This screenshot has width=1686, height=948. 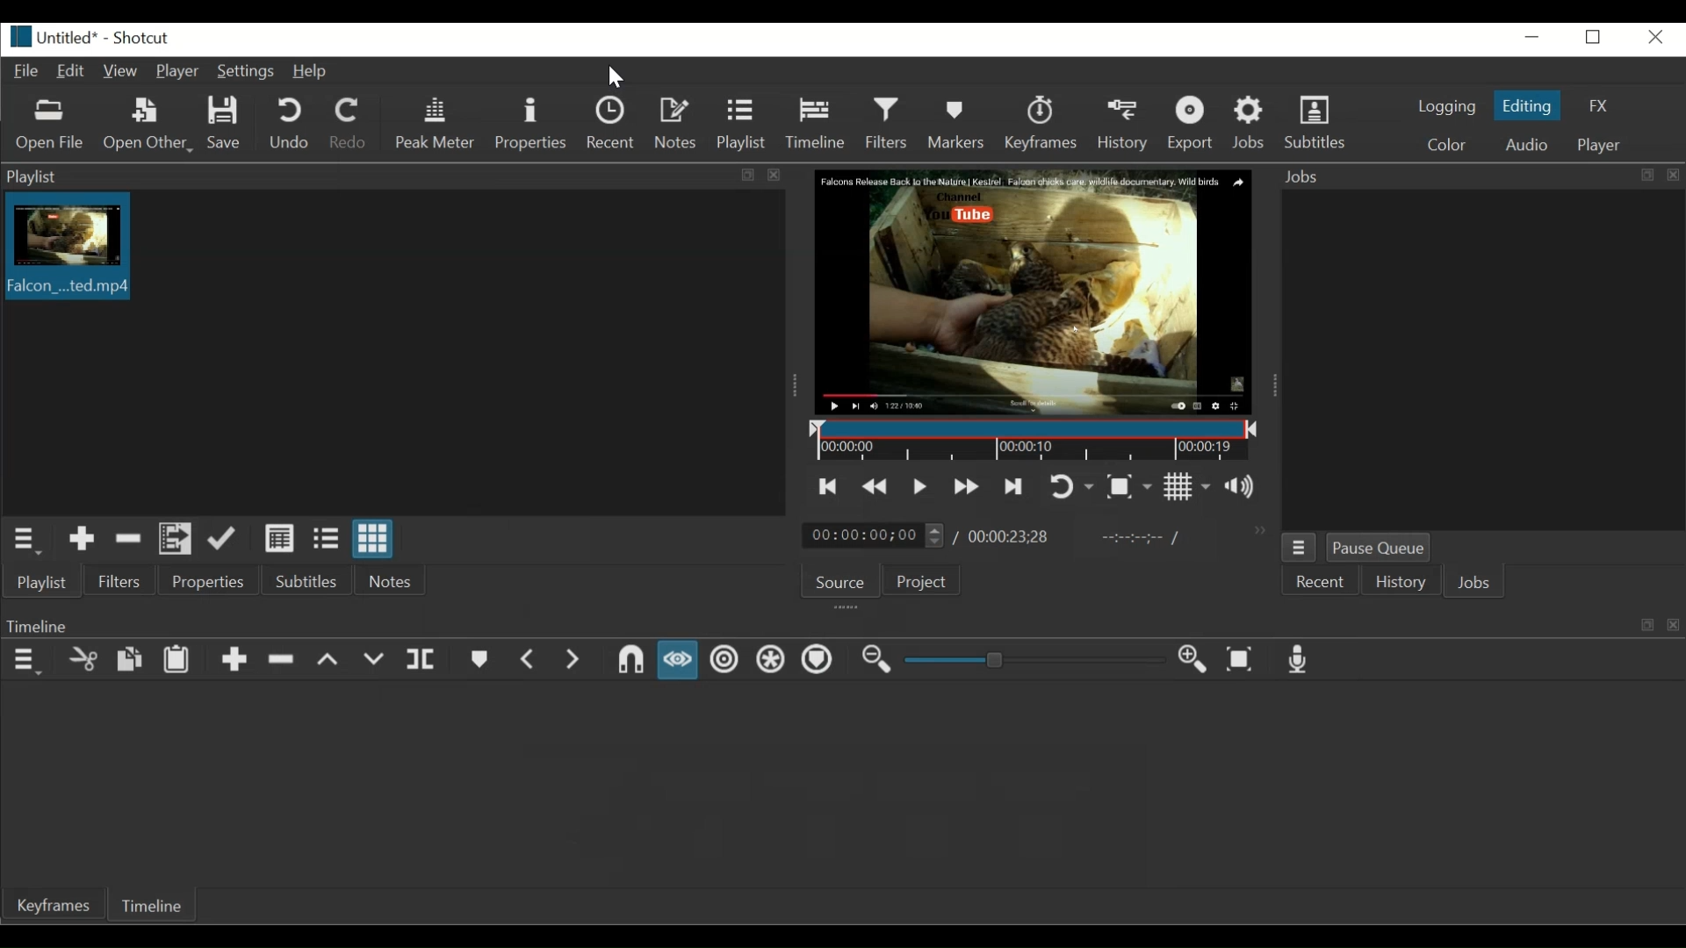 I want to click on Pause Queue, so click(x=1385, y=548).